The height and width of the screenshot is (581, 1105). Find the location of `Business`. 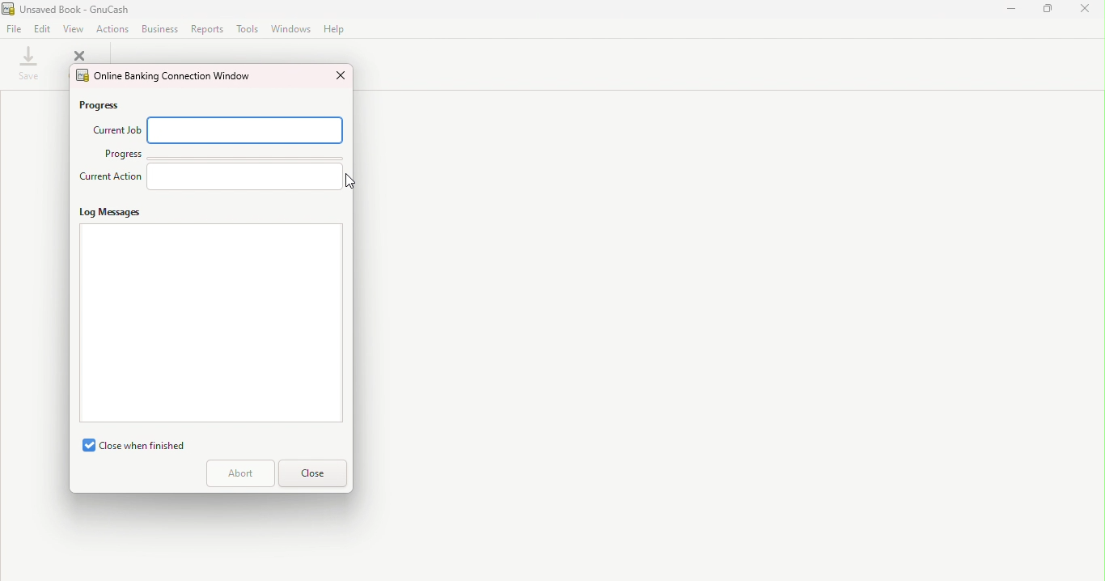

Business is located at coordinates (160, 28).